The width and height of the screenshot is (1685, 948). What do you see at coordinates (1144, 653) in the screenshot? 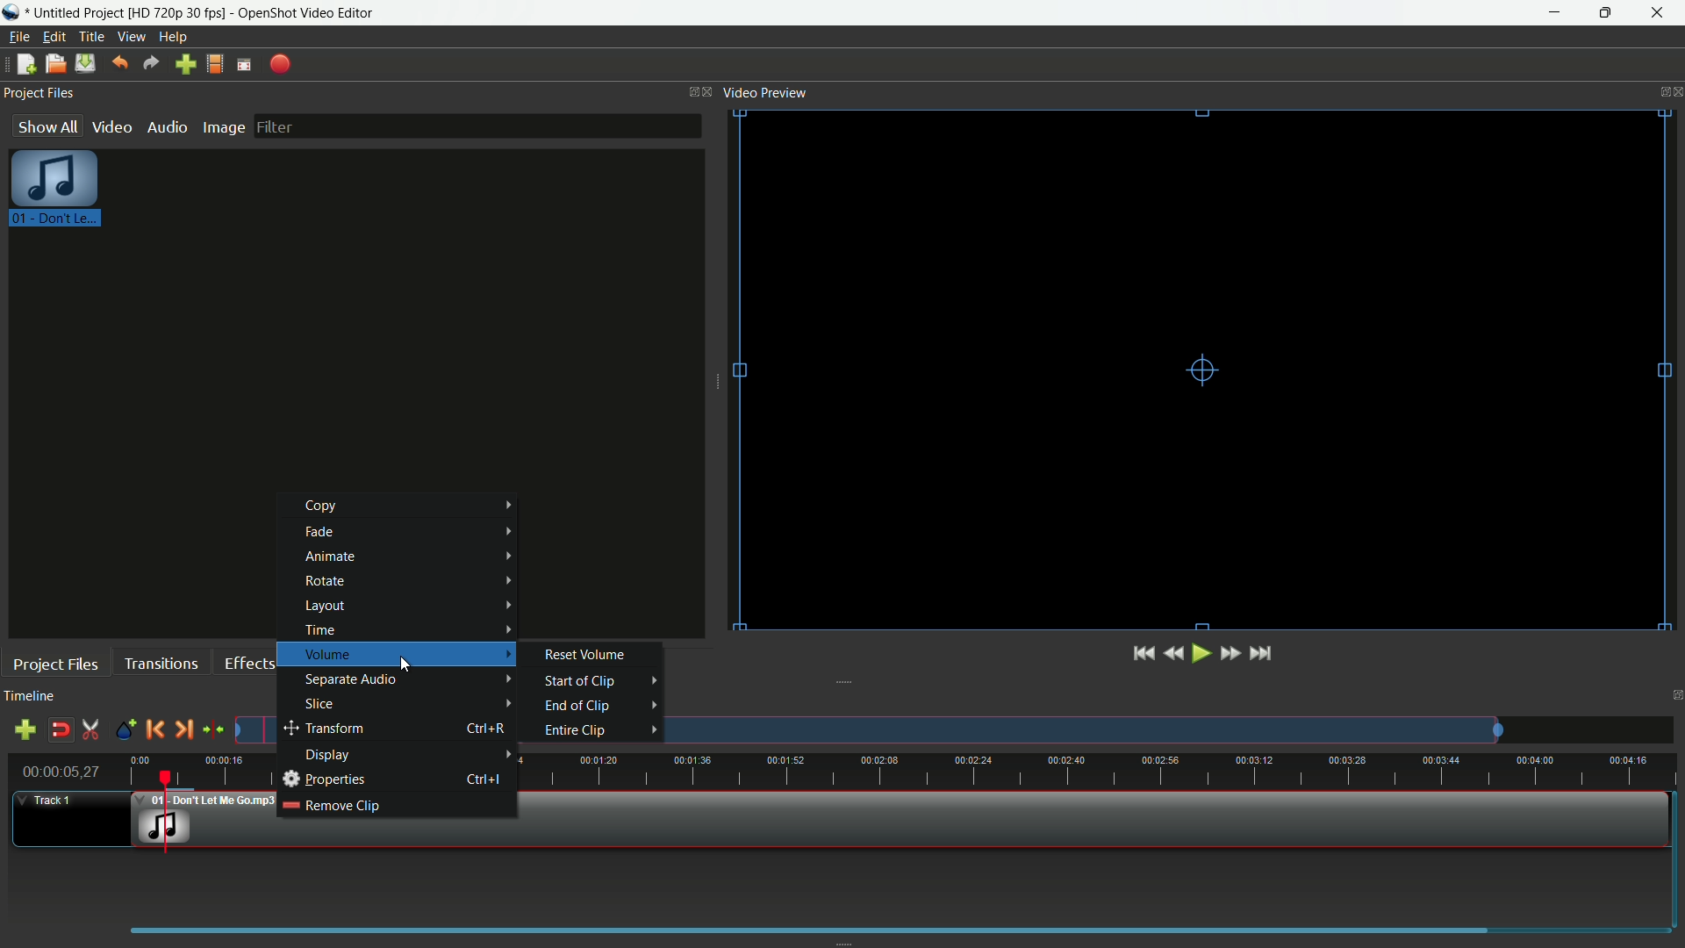
I see `jump to start` at bounding box center [1144, 653].